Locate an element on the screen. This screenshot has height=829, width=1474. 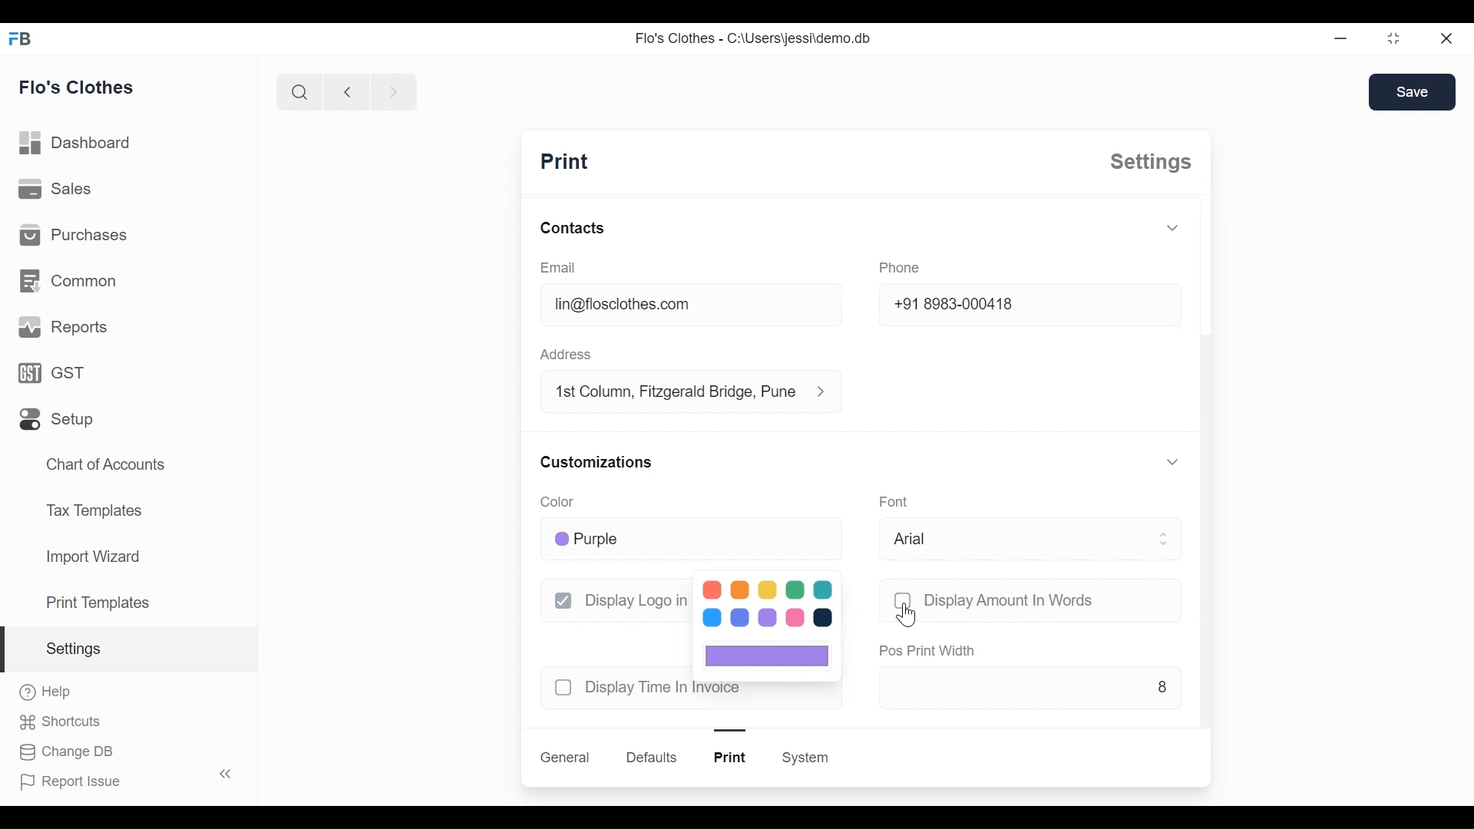
checkbox is located at coordinates (564, 688).